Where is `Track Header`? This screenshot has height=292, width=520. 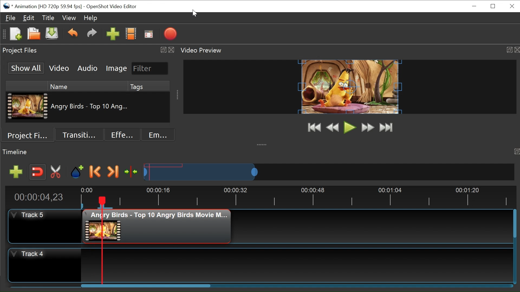
Track Header is located at coordinates (44, 226).